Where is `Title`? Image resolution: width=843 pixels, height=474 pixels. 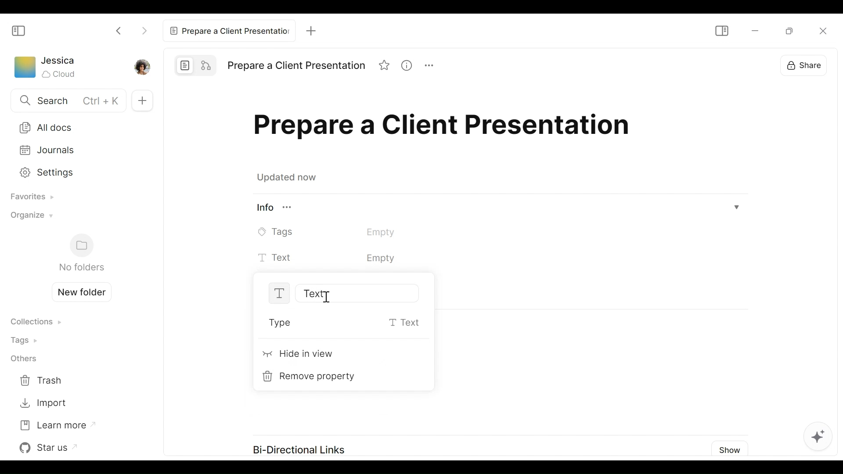 Title is located at coordinates (446, 128).